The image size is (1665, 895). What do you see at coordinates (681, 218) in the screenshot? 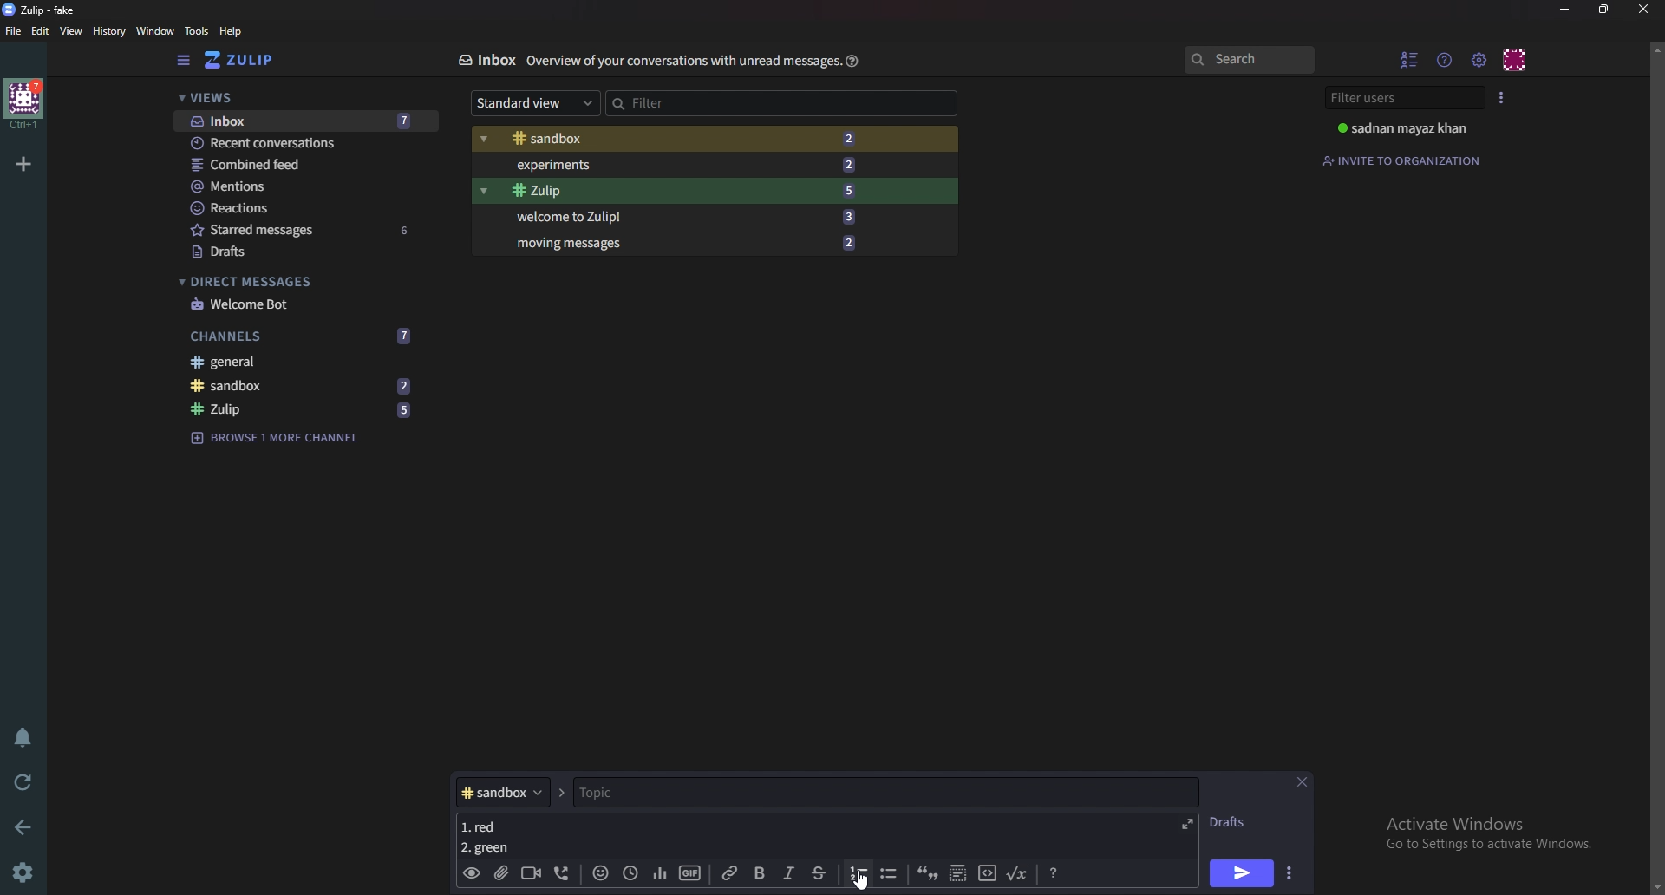
I see `Welcome to Zulip` at bounding box center [681, 218].